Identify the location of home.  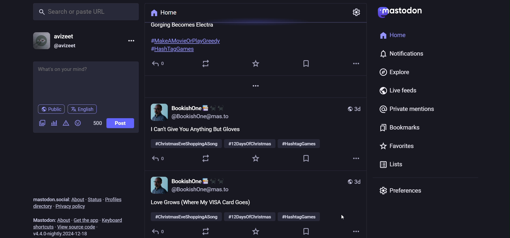
(165, 13).